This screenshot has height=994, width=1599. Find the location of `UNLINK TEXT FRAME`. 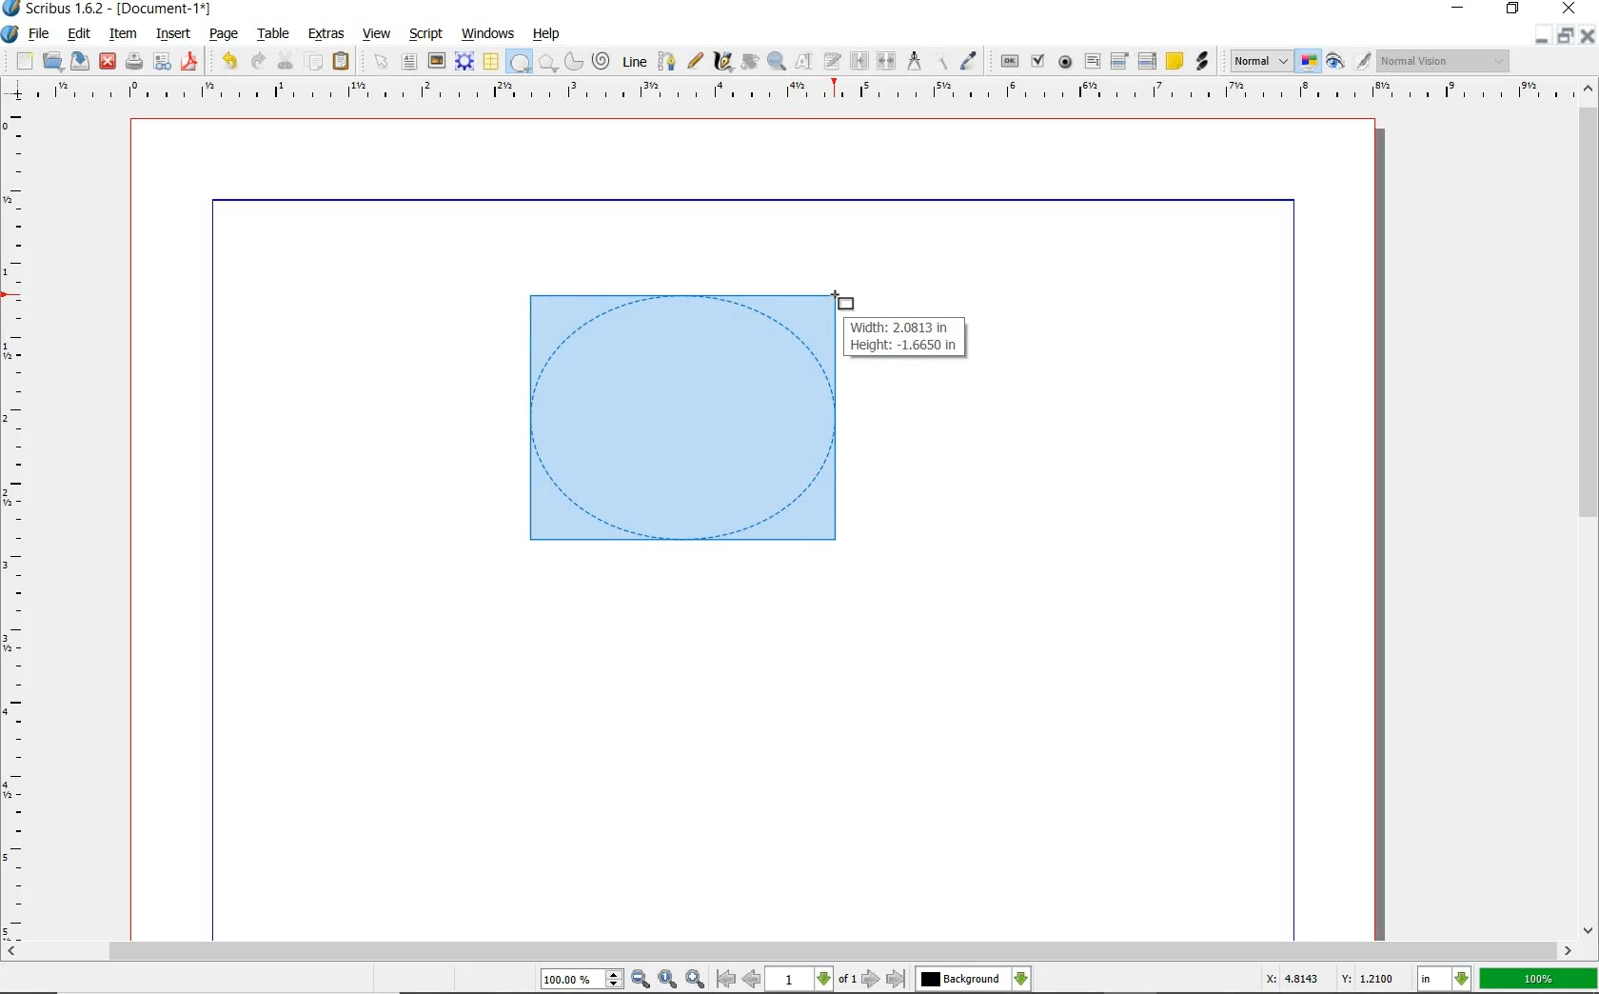

UNLINK TEXT FRAME is located at coordinates (884, 60).